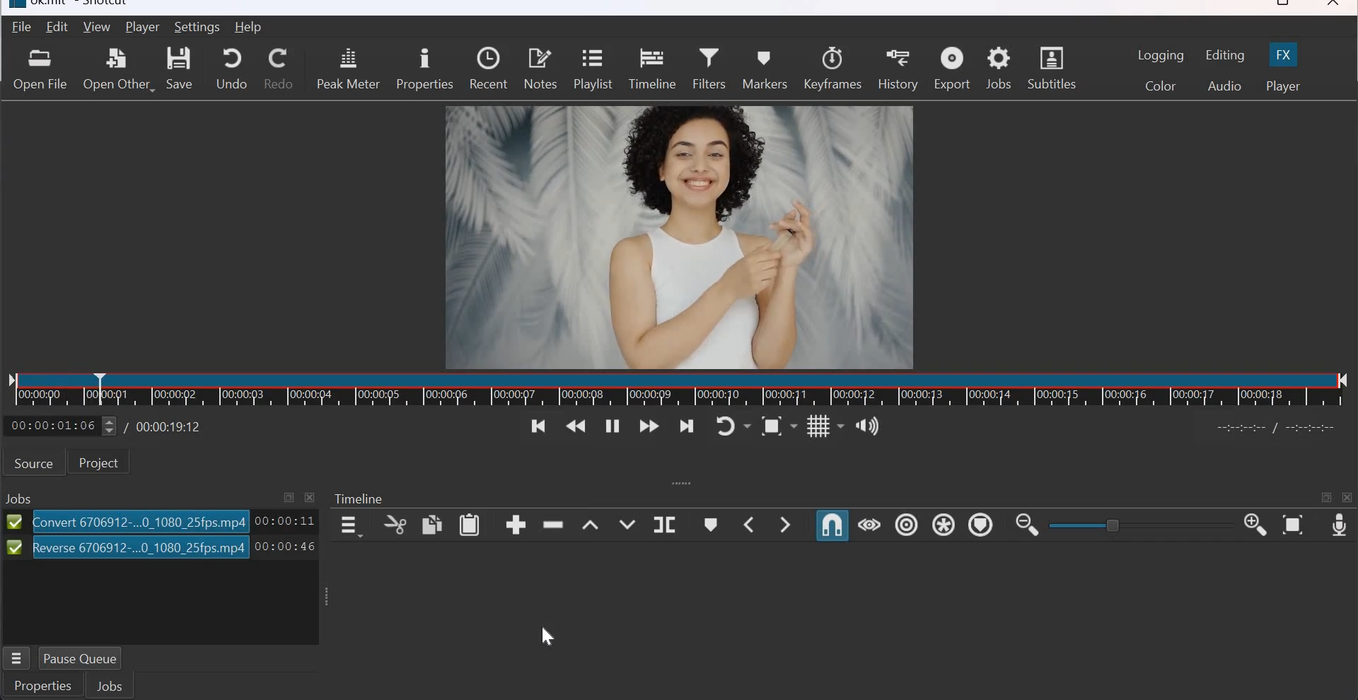  Describe the element at coordinates (16, 655) in the screenshot. I see `Menu` at that location.